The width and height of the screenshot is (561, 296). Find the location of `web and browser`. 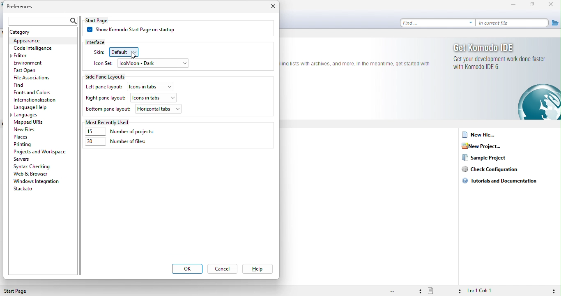

web and browser is located at coordinates (37, 173).